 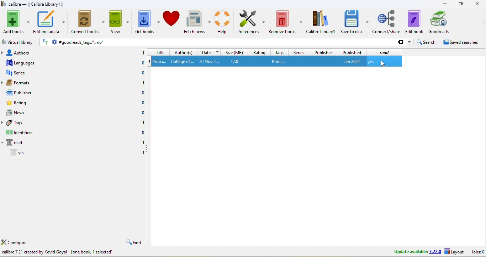 I want to click on remove books, so click(x=285, y=22).